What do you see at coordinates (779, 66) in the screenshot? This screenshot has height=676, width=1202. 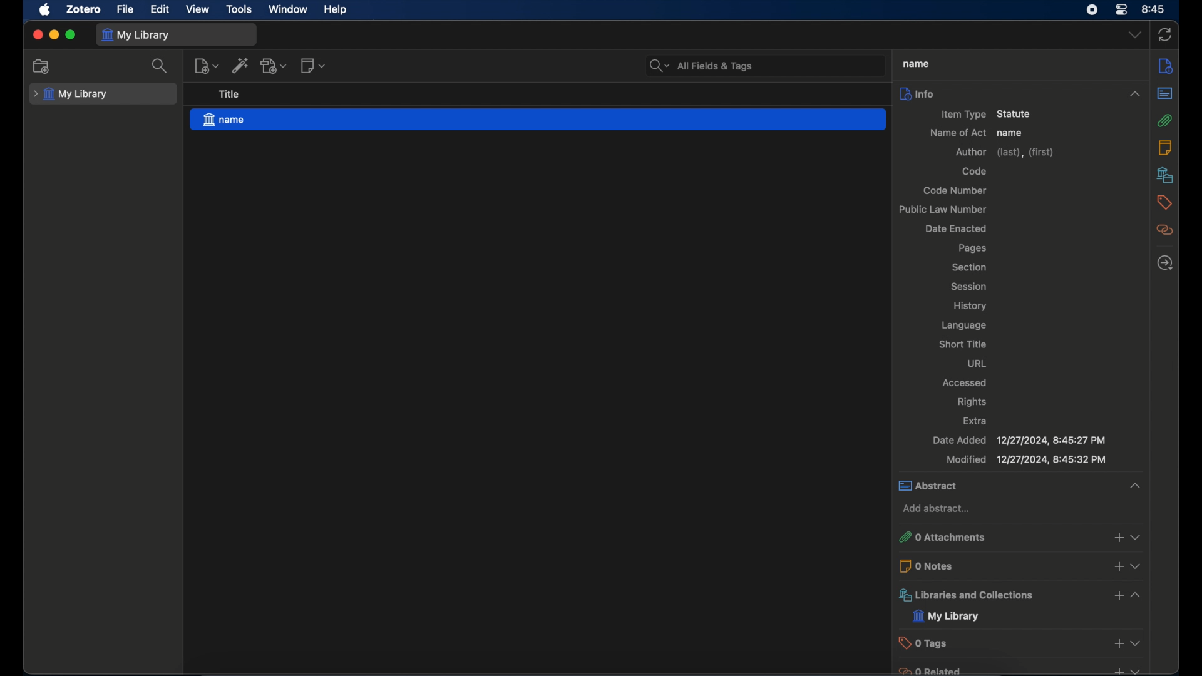 I see `search bar input` at bounding box center [779, 66].